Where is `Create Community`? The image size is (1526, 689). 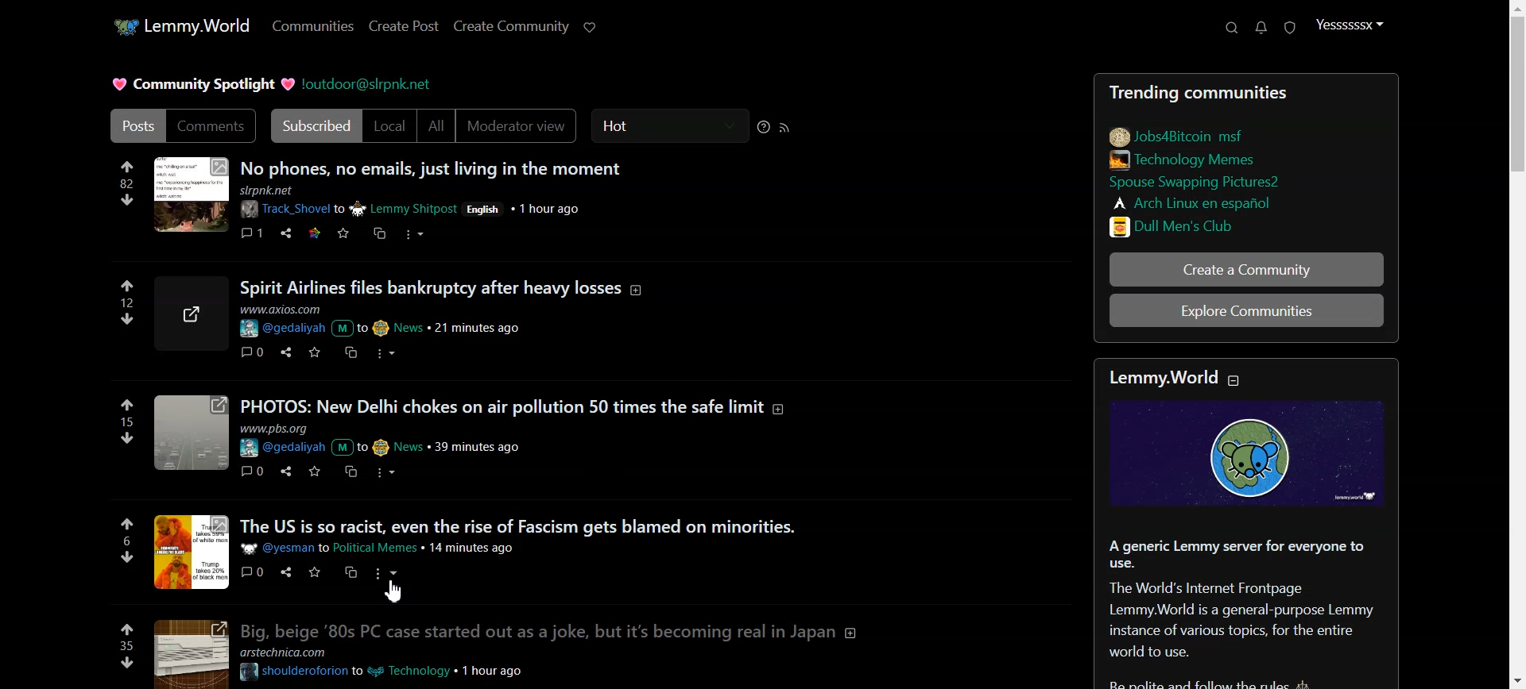 Create Community is located at coordinates (512, 26).